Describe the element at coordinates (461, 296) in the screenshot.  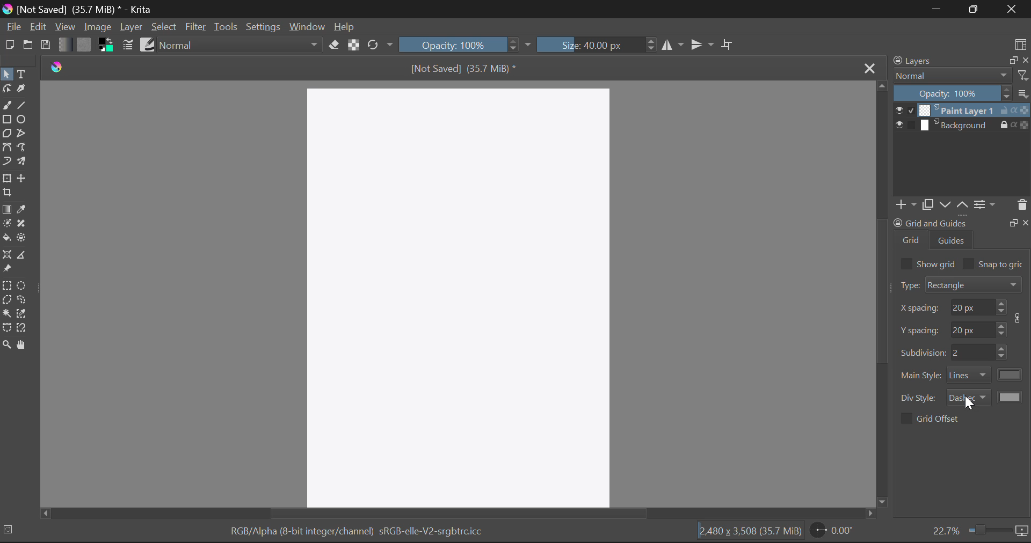
I see `Document Workspace` at that location.